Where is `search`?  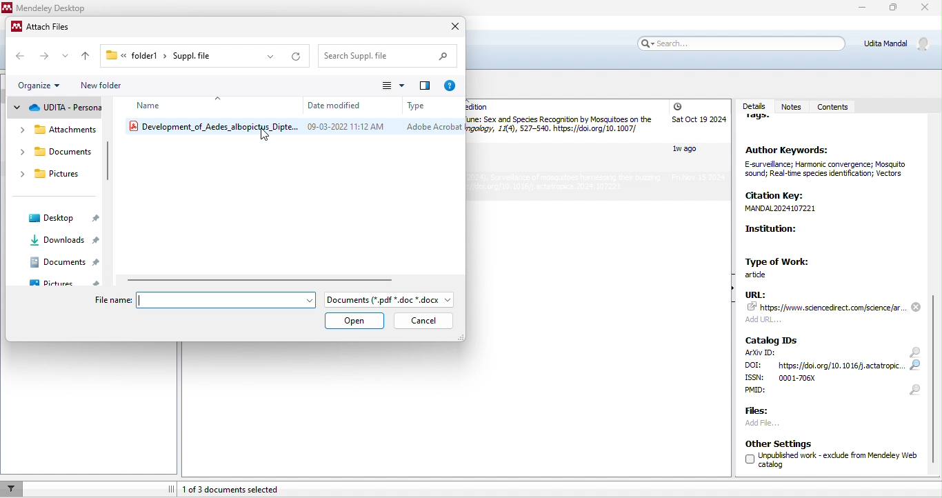
search is located at coordinates (914, 371).